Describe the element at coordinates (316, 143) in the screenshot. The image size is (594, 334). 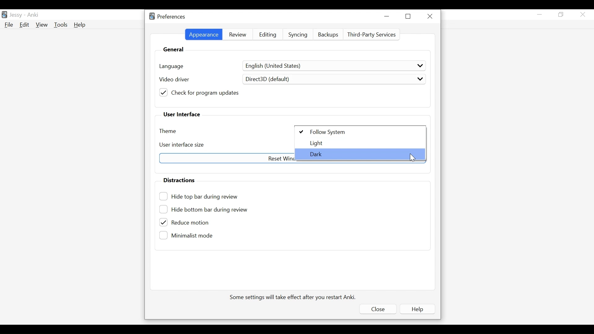
I see `light` at that location.